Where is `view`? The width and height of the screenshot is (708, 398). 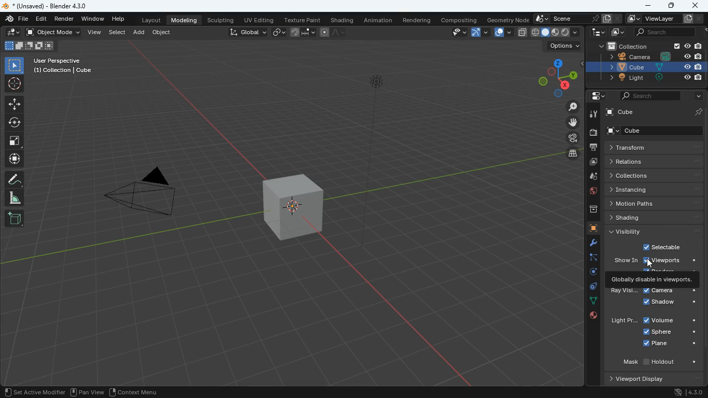
view is located at coordinates (457, 33).